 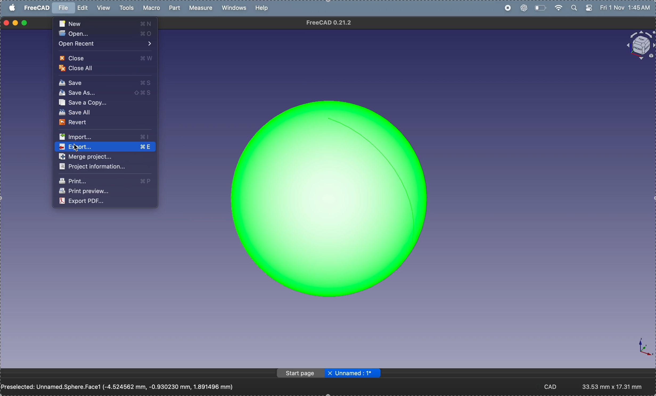 What do you see at coordinates (107, 33) in the screenshot?
I see `open` at bounding box center [107, 33].